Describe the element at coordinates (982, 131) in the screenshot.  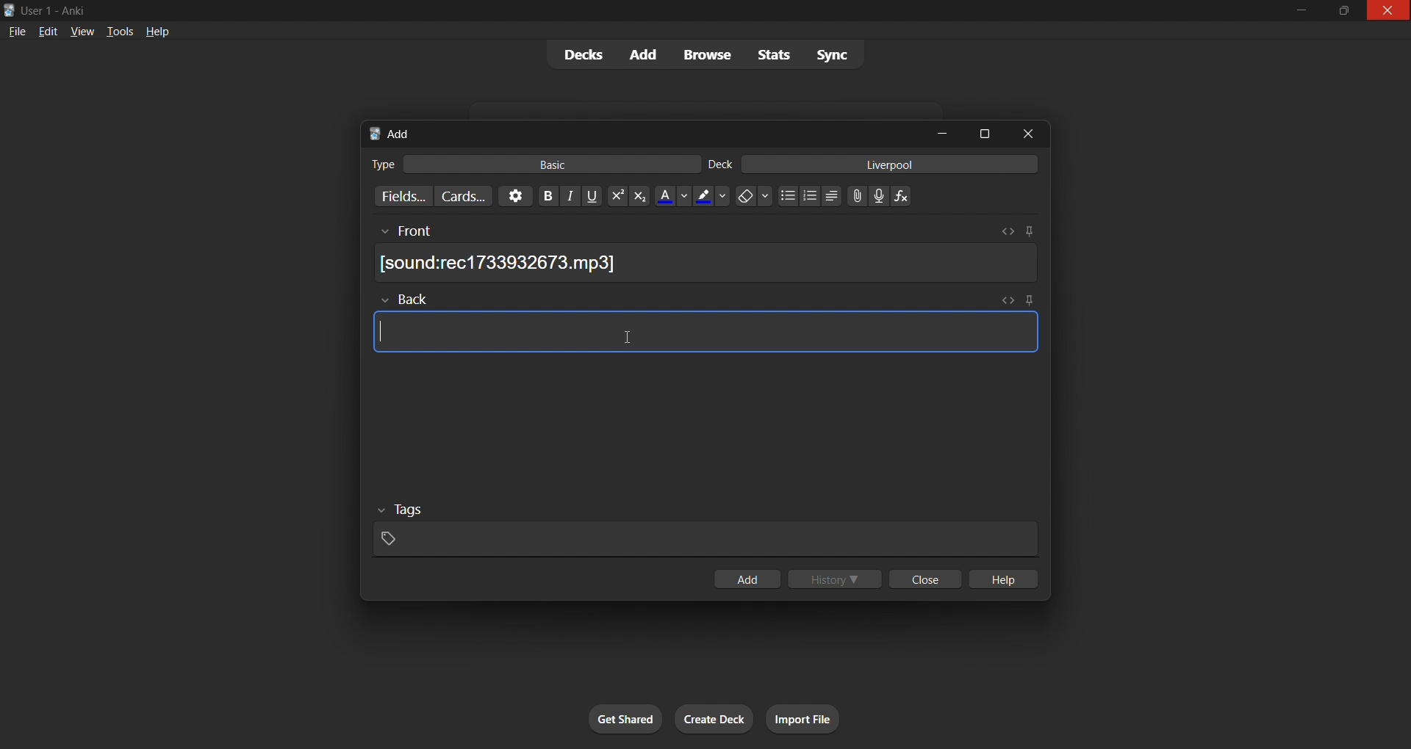
I see `maximize` at that location.